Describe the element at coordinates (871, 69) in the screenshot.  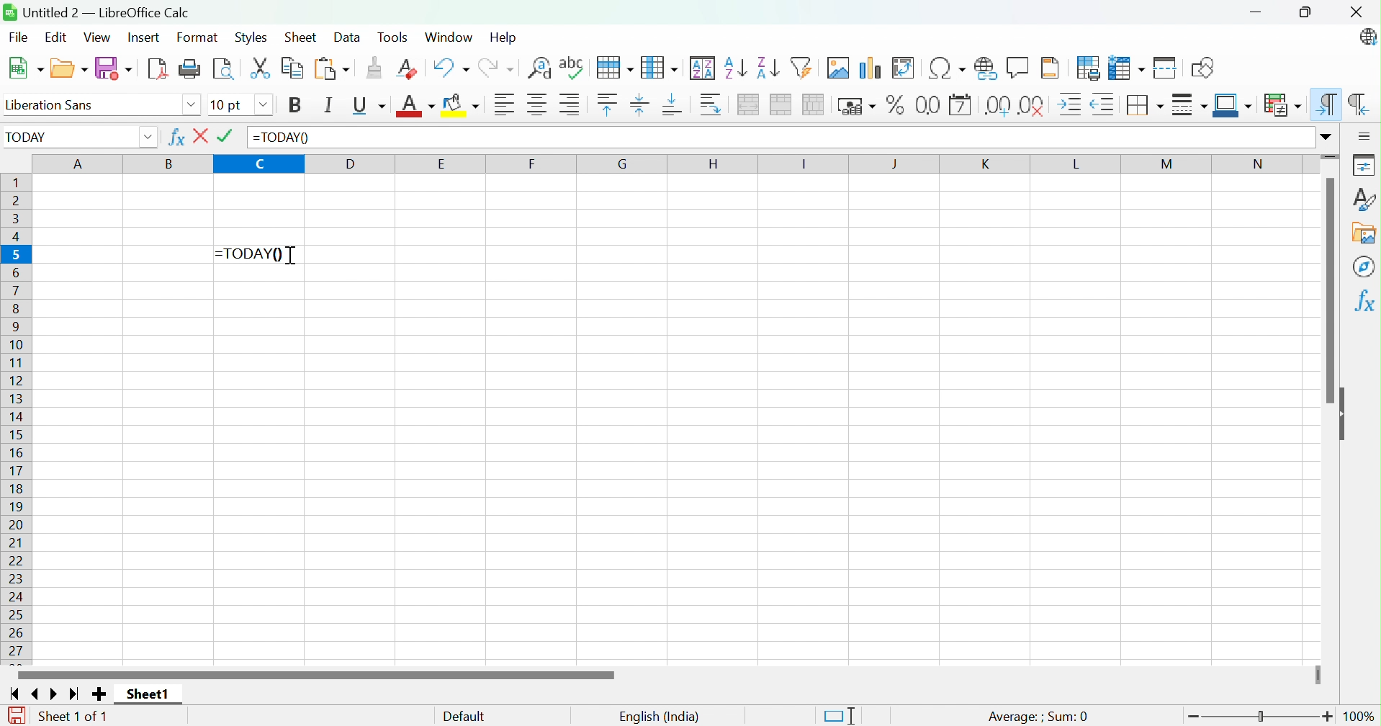
I see `Insert chart` at that location.